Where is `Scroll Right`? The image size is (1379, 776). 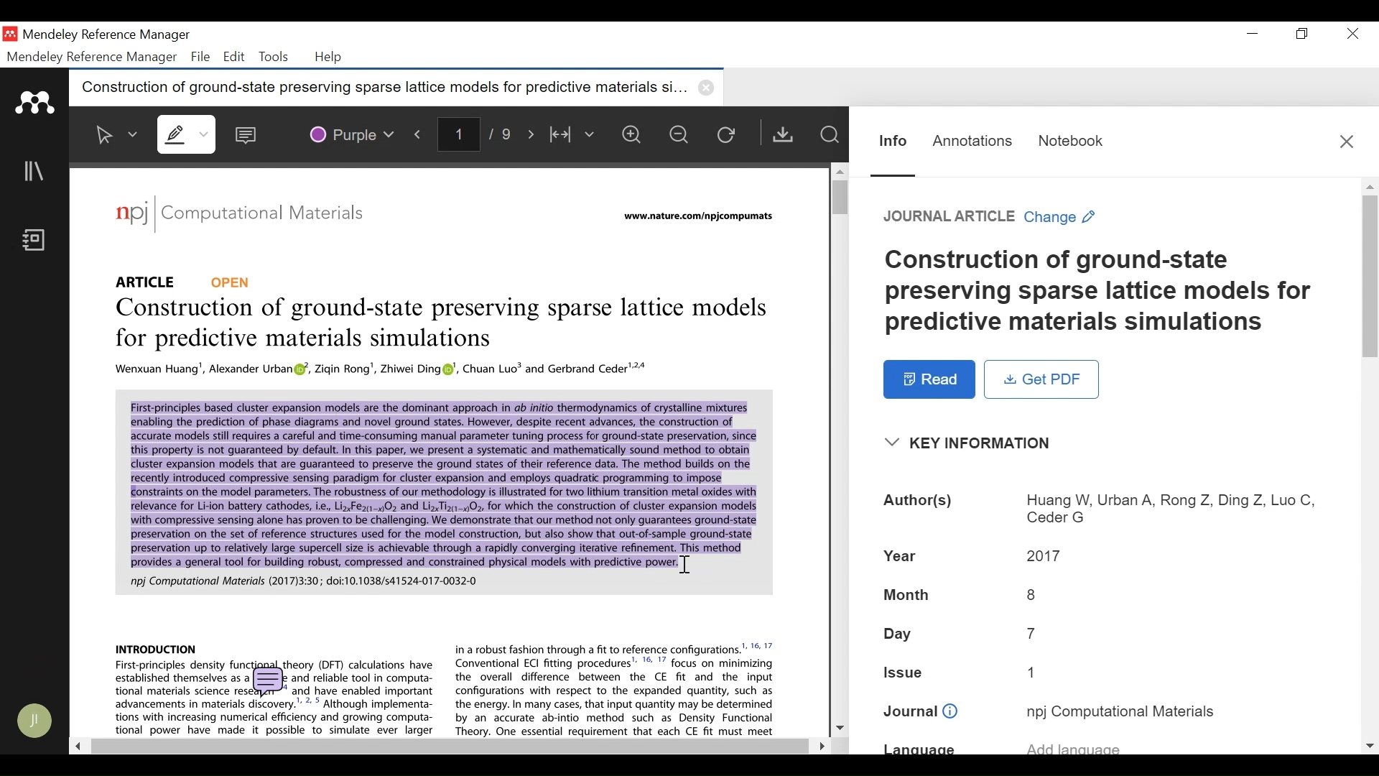 Scroll Right is located at coordinates (818, 746).